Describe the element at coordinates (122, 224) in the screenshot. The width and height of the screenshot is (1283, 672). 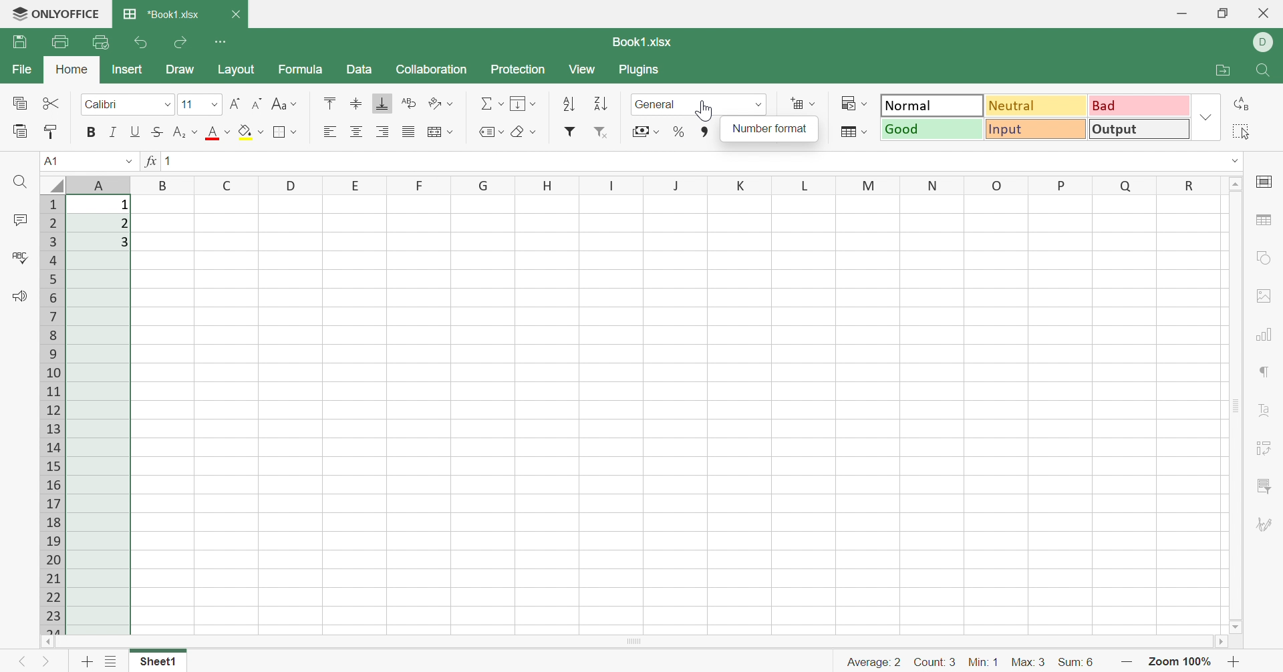
I see `2` at that location.